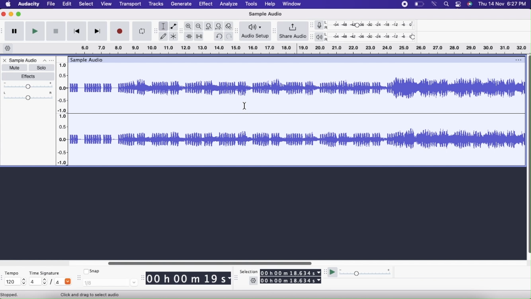 This screenshot has height=299, width=531. What do you see at coordinates (270, 4) in the screenshot?
I see `Help` at bounding box center [270, 4].